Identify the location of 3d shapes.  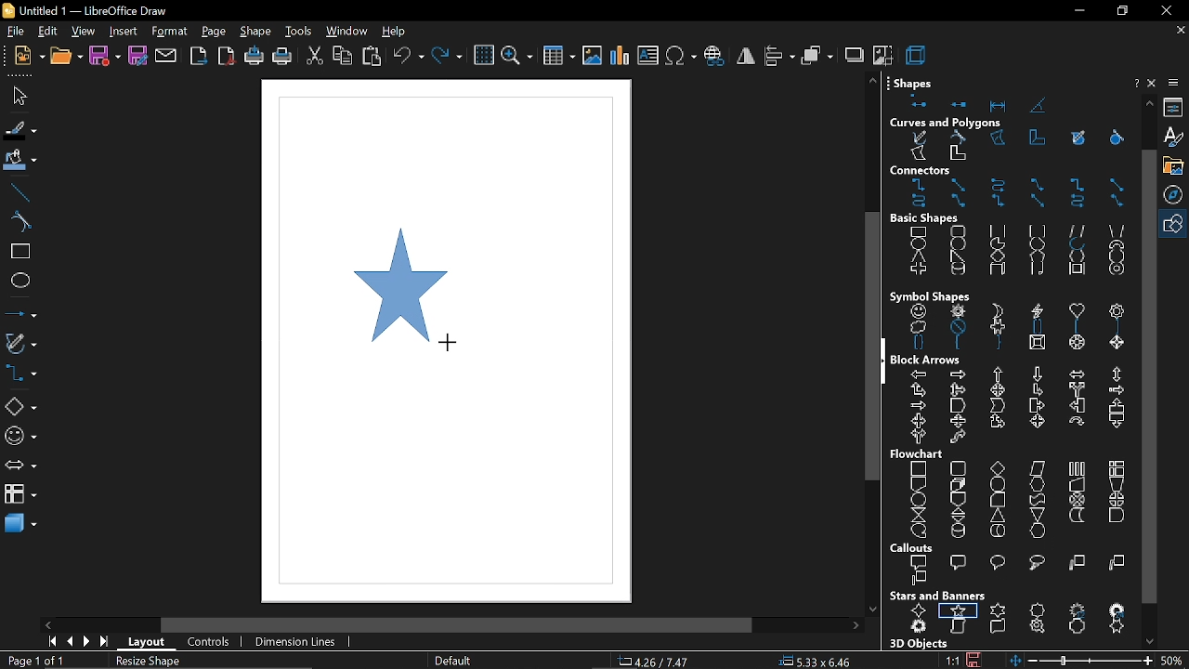
(20, 525).